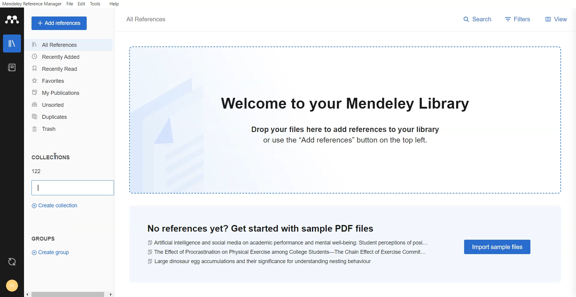 Image resolution: width=576 pixels, height=297 pixels. What do you see at coordinates (263, 261) in the screenshot?
I see `large dinosaur egg accumulations and their significance for understanding nestling behaviour` at bounding box center [263, 261].